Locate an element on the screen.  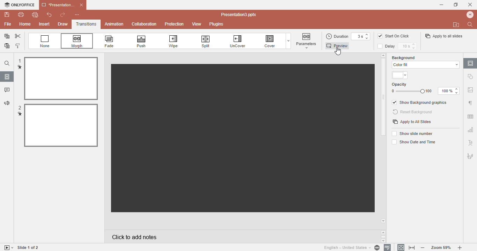
Background is located at coordinates (409, 57).